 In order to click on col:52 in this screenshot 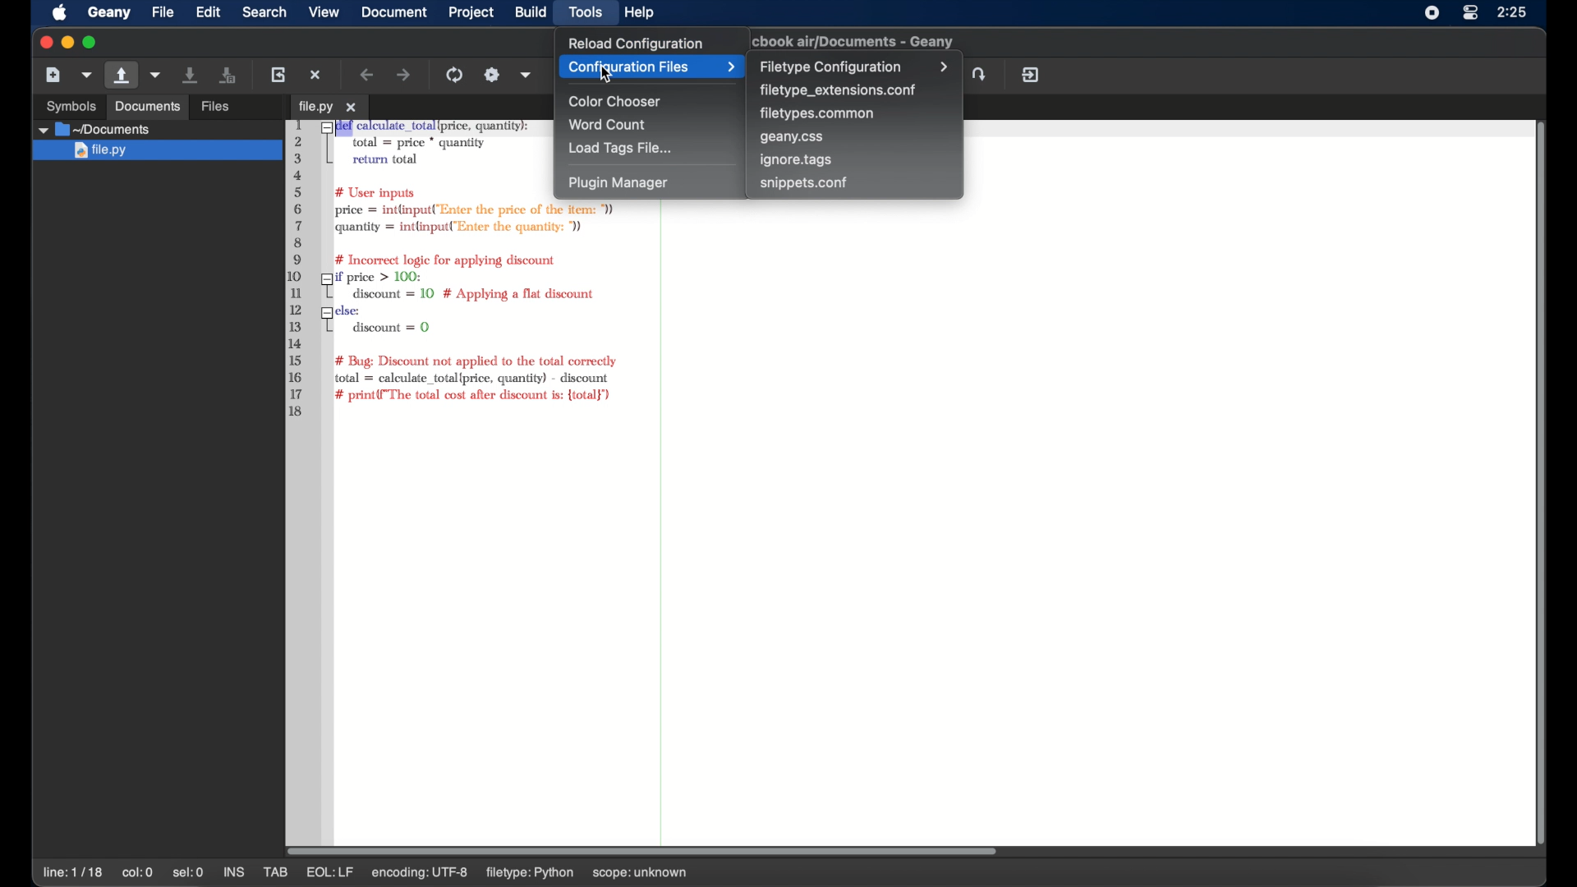, I will do `click(140, 874)`.